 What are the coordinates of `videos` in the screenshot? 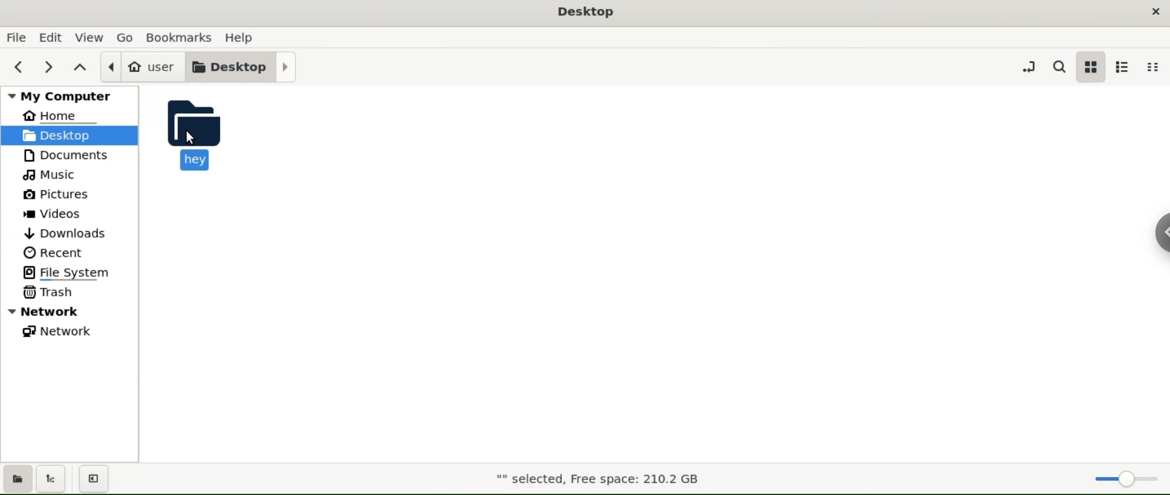 It's located at (68, 213).